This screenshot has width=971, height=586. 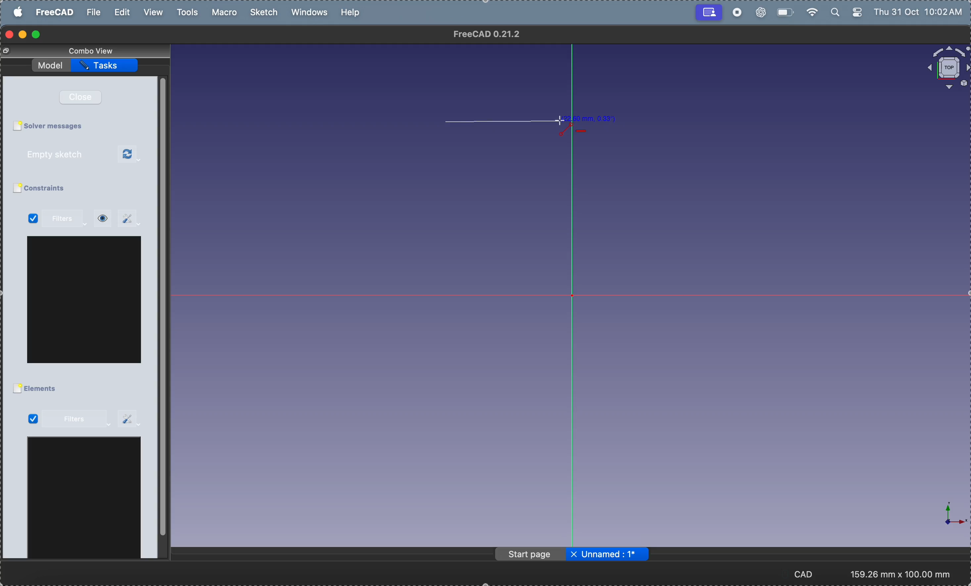 What do you see at coordinates (17, 126) in the screenshot?
I see `Checkbox` at bounding box center [17, 126].